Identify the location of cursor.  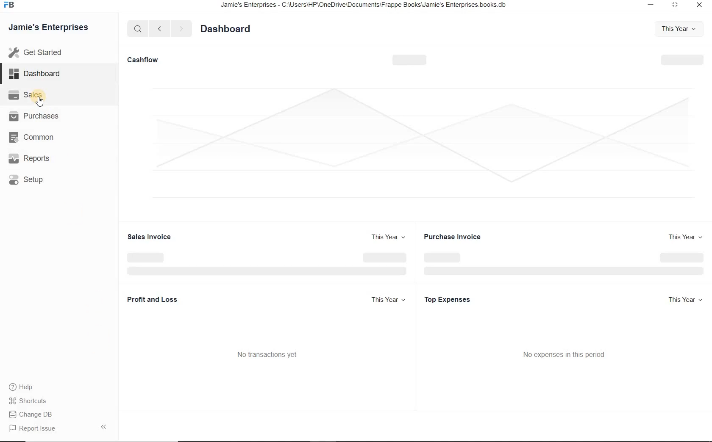
(41, 102).